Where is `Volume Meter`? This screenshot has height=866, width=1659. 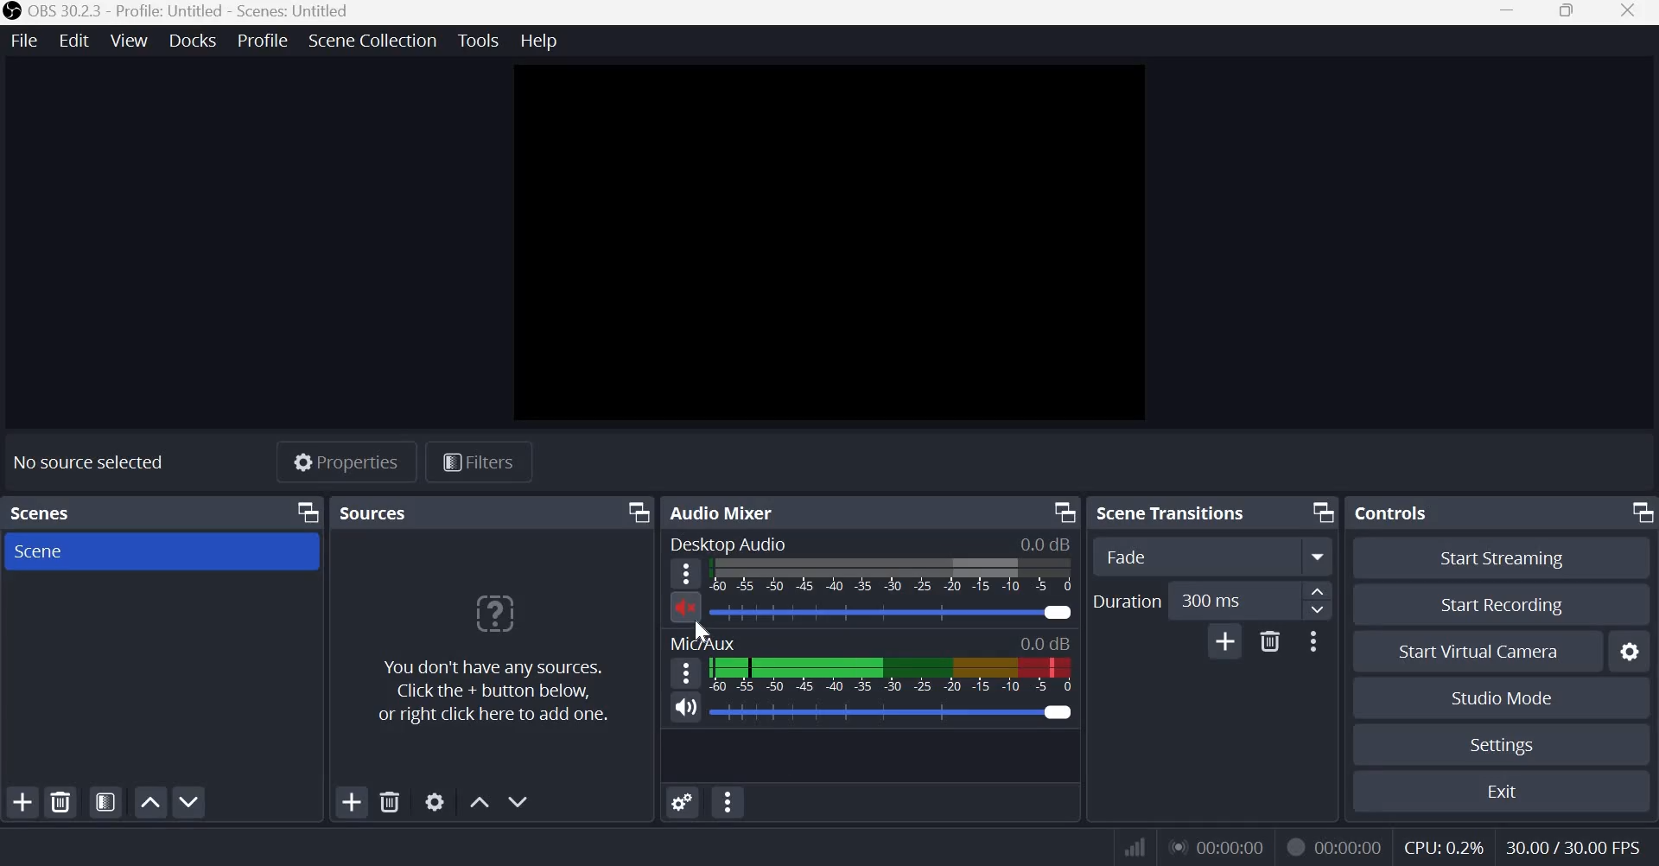
Volume Meter is located at coordinates (893, 576).